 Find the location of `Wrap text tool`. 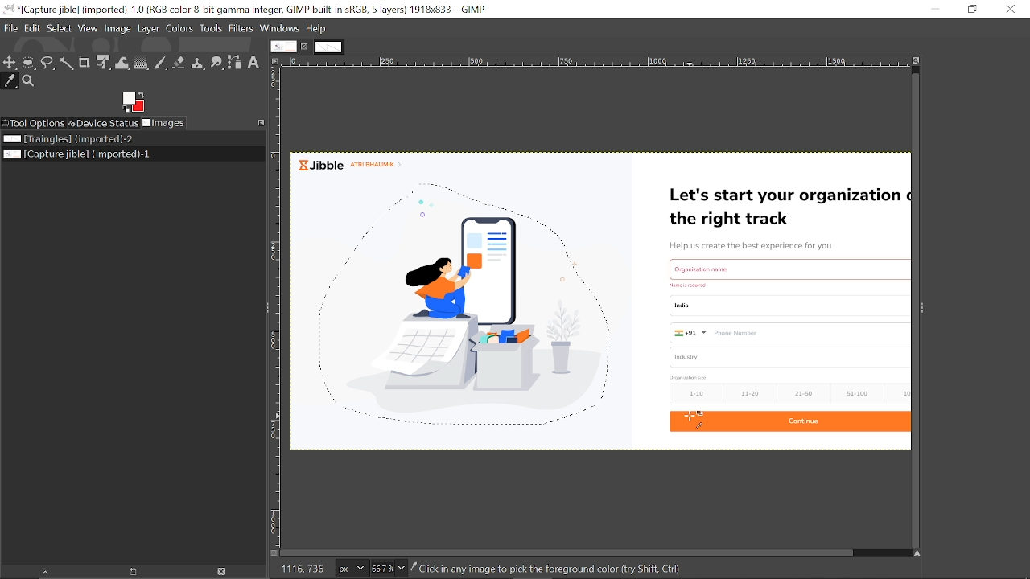

Wrap text tool is located at coordinates (122, 64).